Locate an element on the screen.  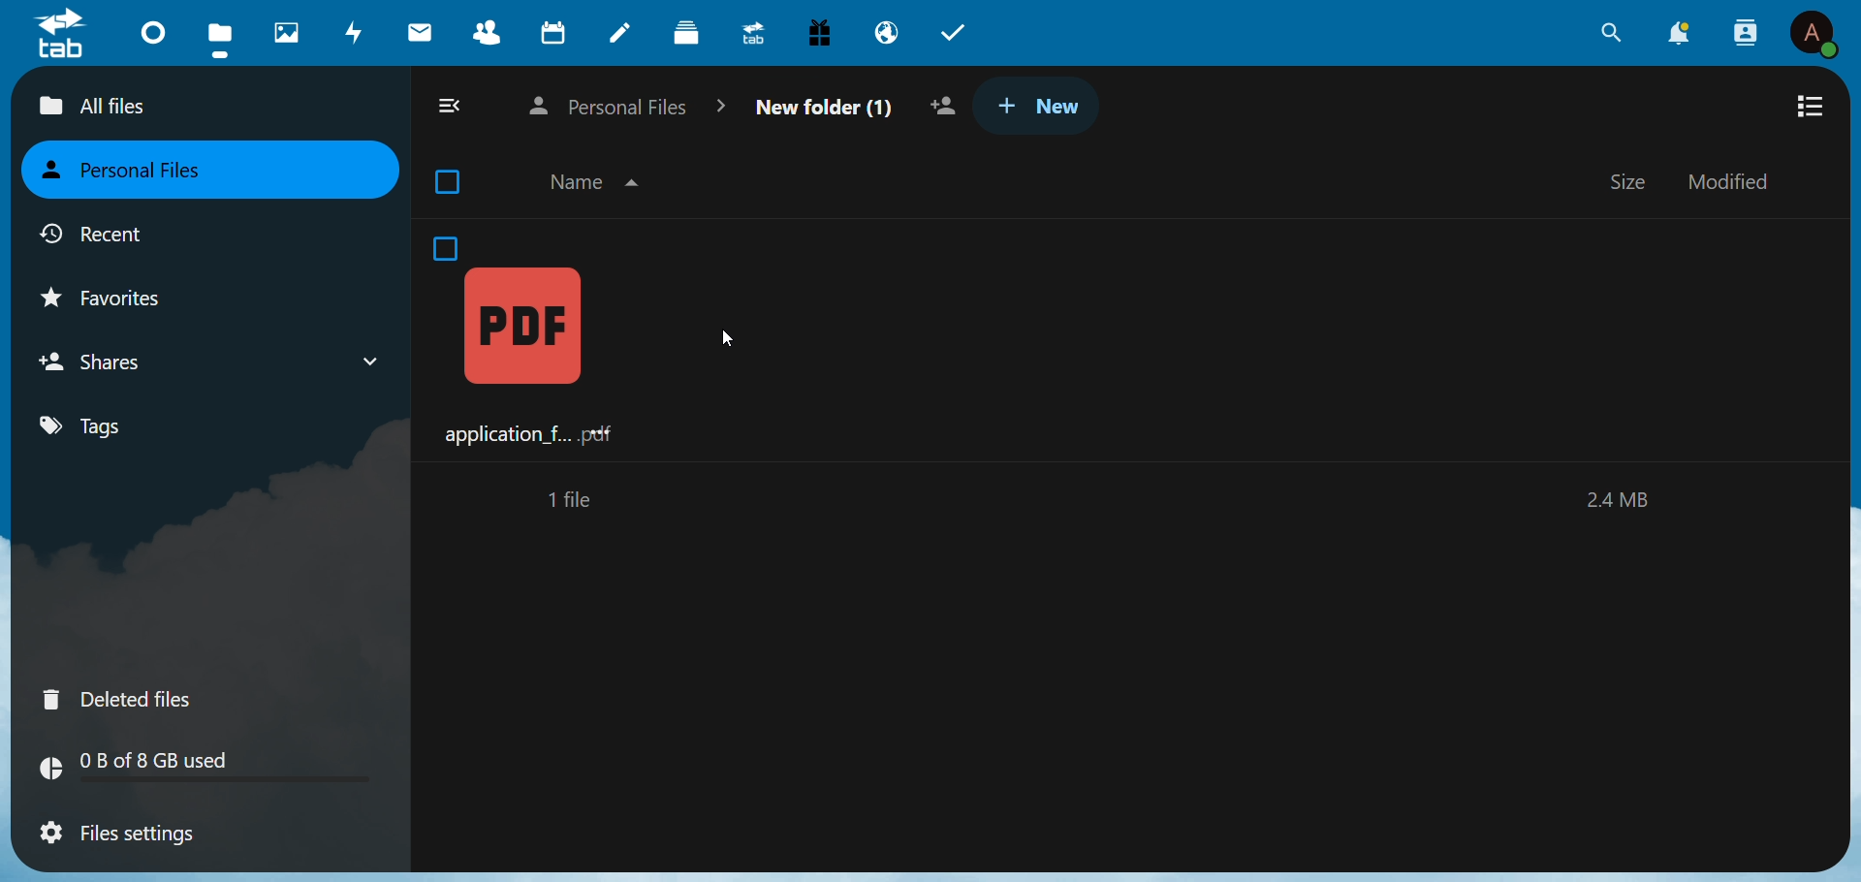
task is located at coordinates (961, 35).